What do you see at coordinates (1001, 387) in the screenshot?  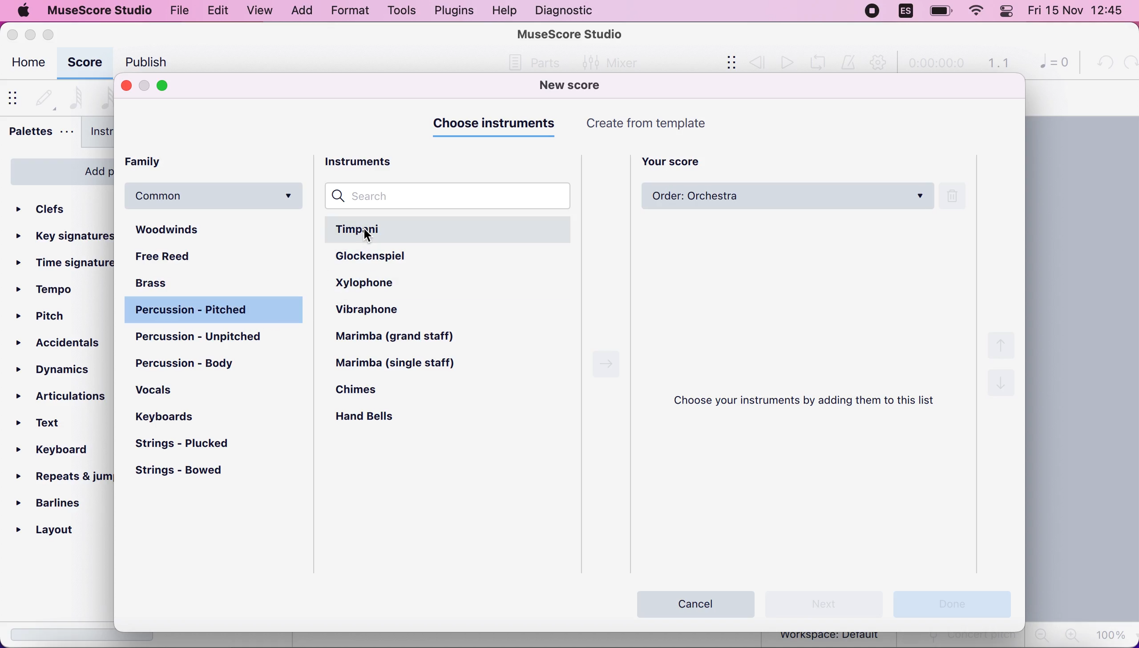 I see `down` at bounding box center [1001, 387].